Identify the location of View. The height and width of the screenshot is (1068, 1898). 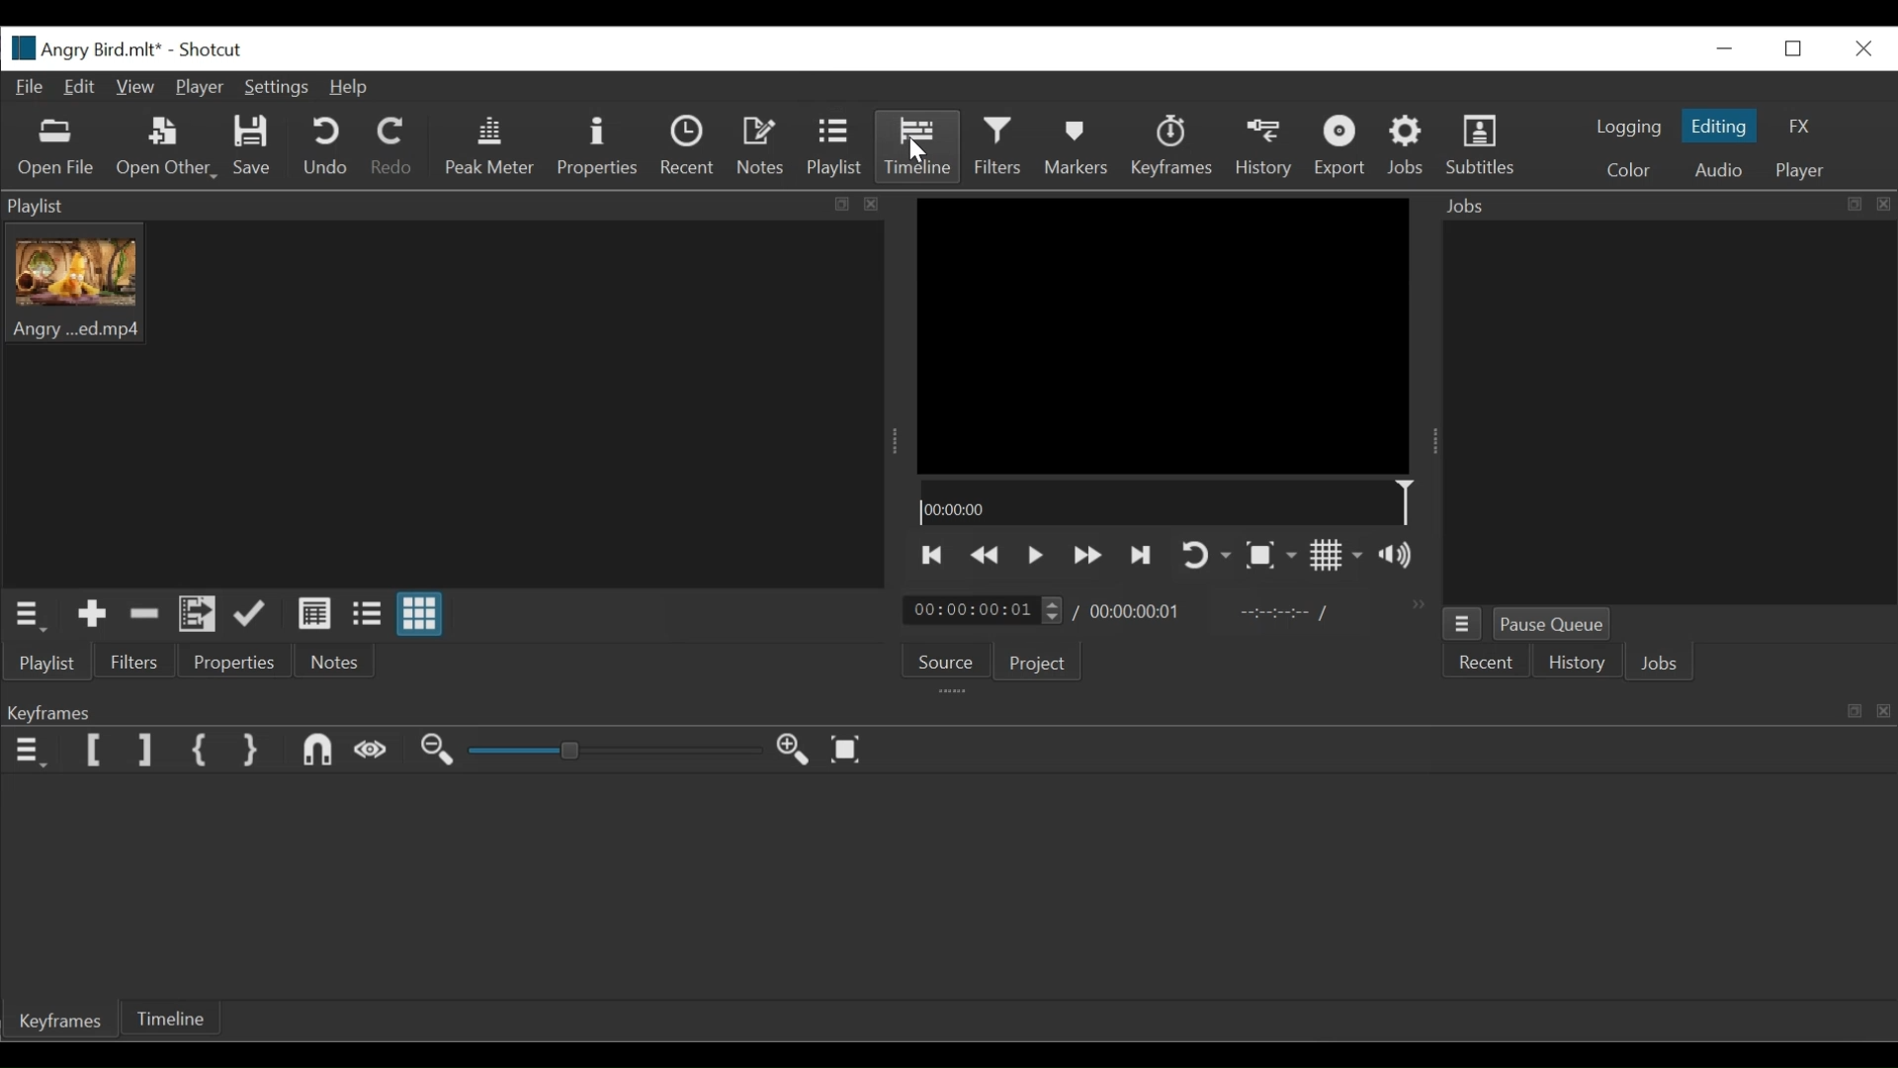
(133, 85).